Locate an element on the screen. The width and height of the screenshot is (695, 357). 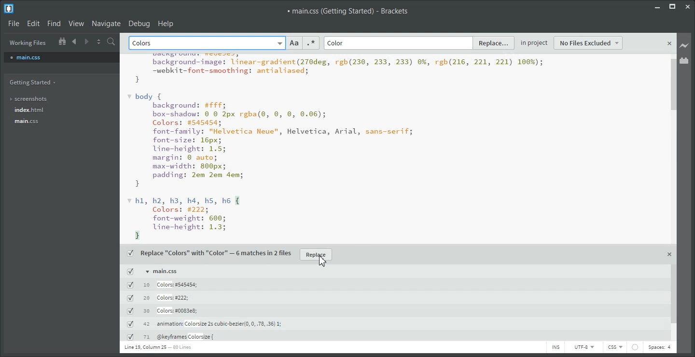
Logo is located at coordinates (10, 8).